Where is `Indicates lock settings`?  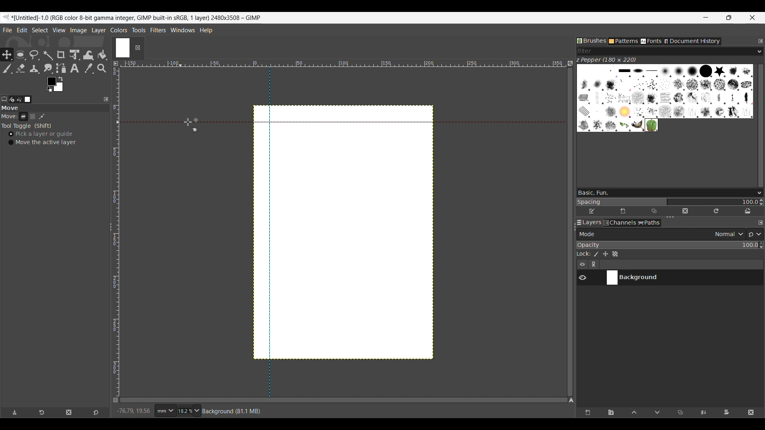
Indicates lock settings is located at coordinates (584, 254).